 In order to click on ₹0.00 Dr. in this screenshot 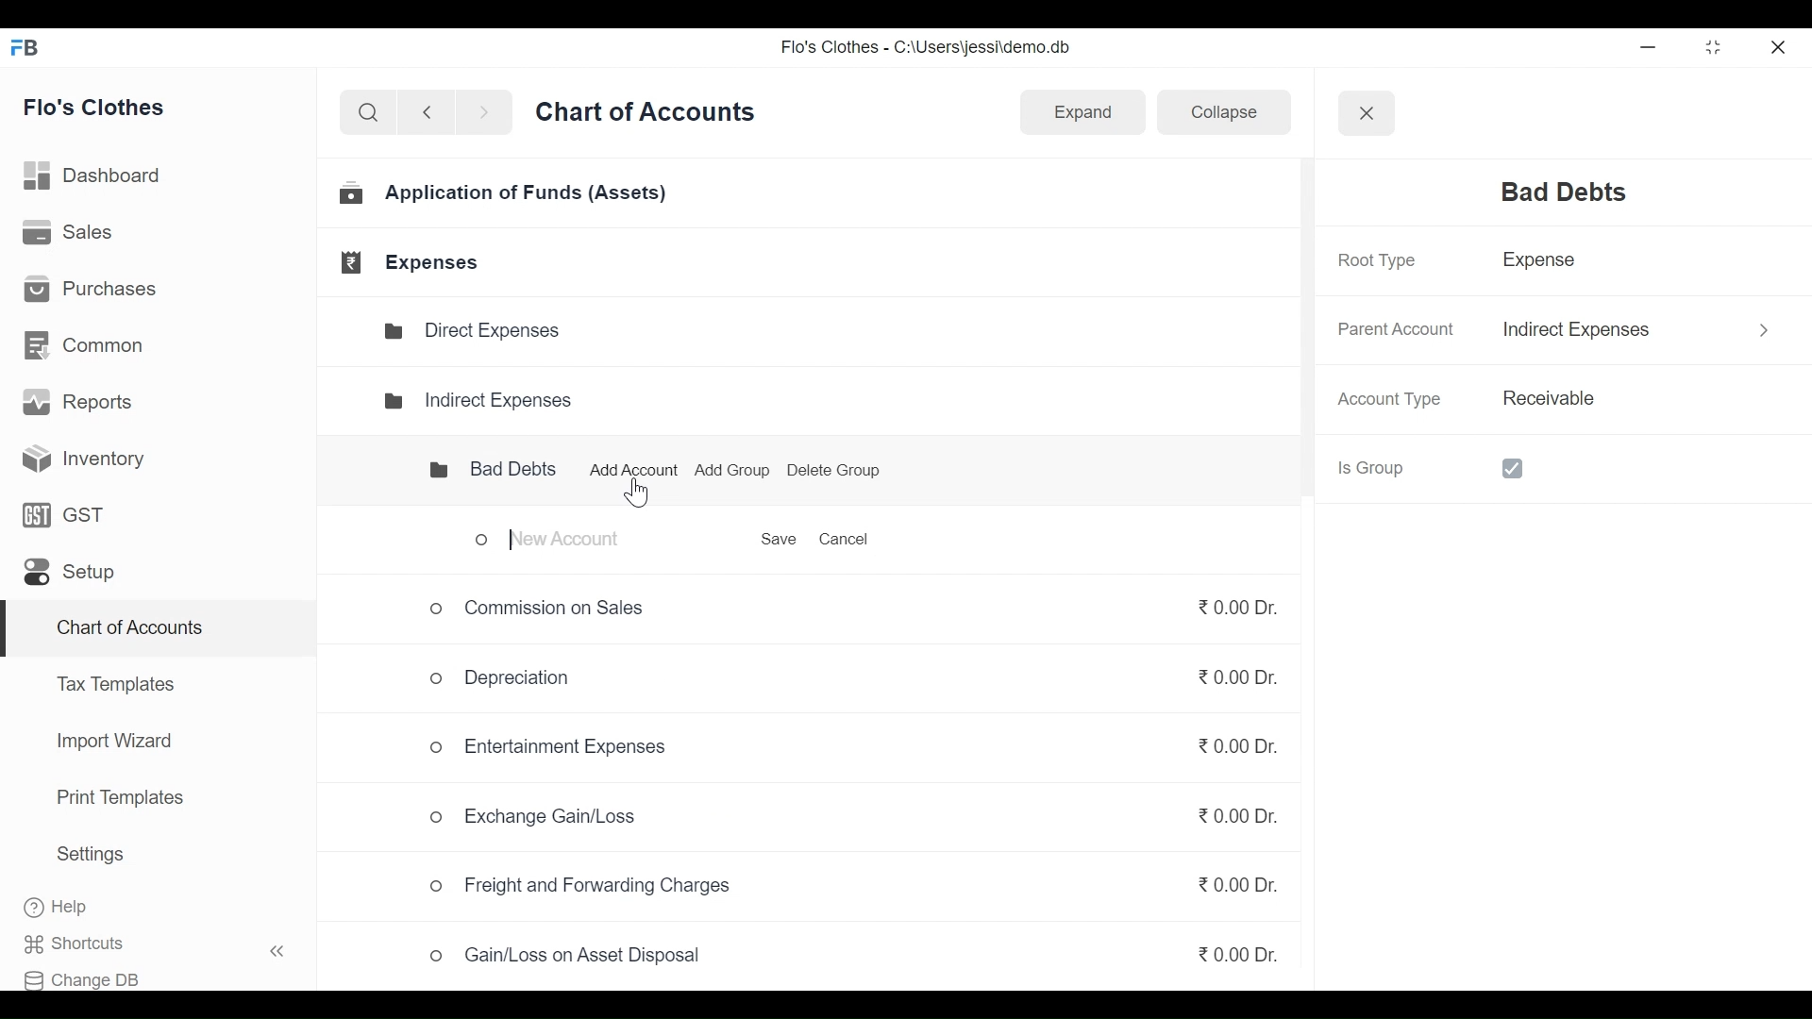, I will do `click(1238, 950)`.